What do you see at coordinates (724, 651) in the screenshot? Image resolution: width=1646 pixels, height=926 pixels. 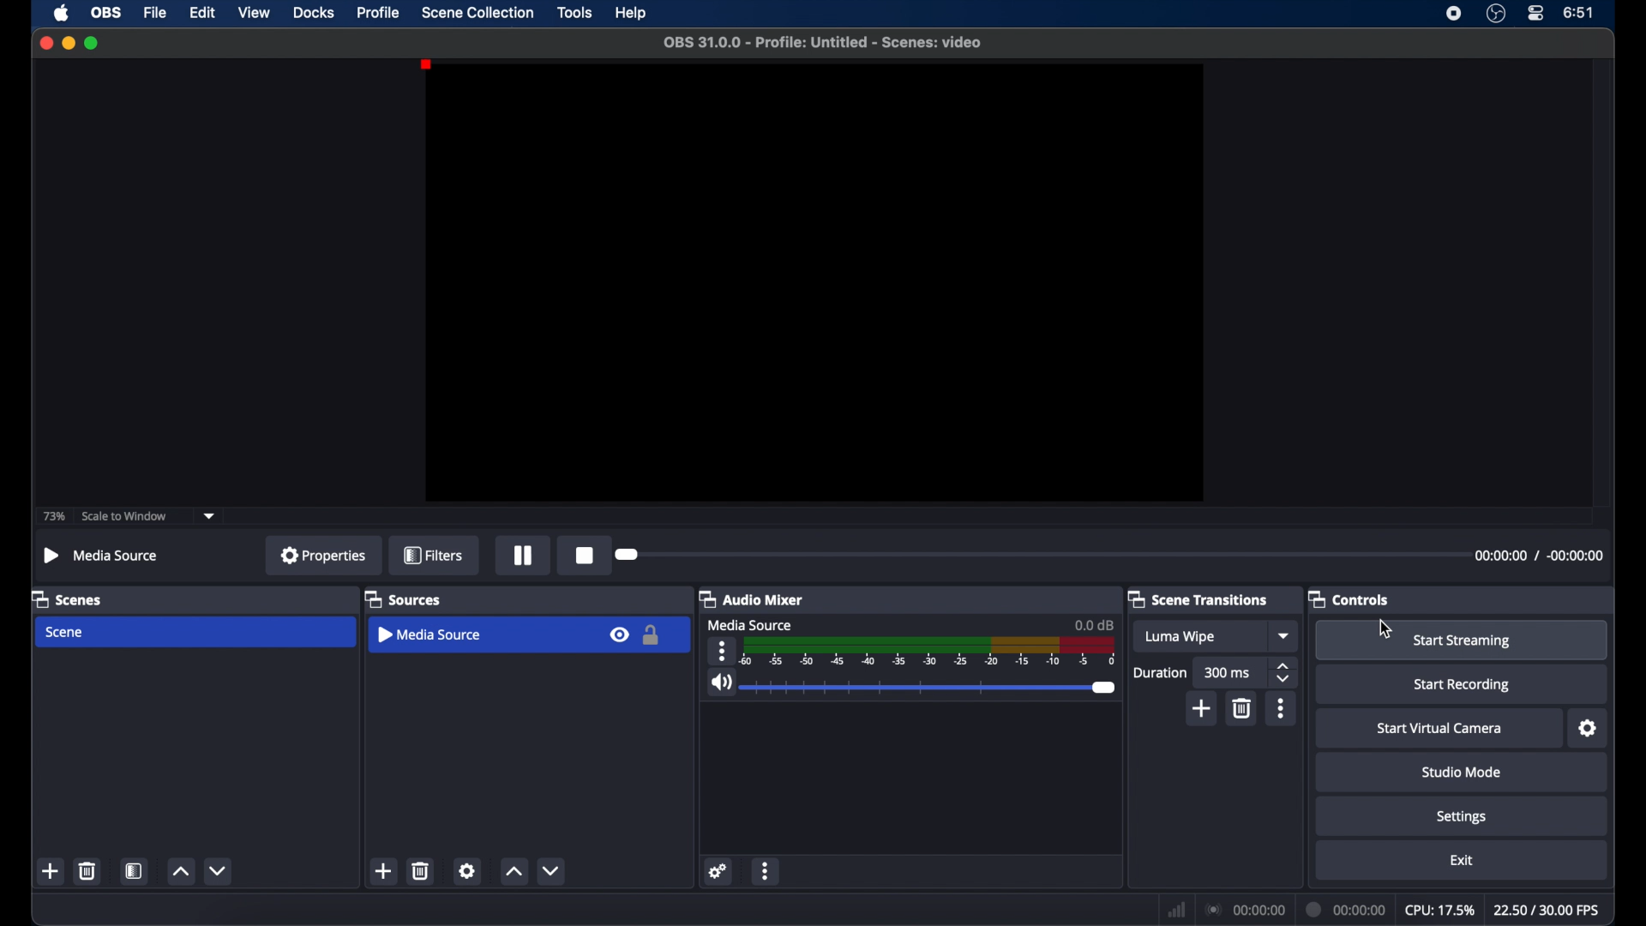 I see `more options` at bounding box center [724, 651].